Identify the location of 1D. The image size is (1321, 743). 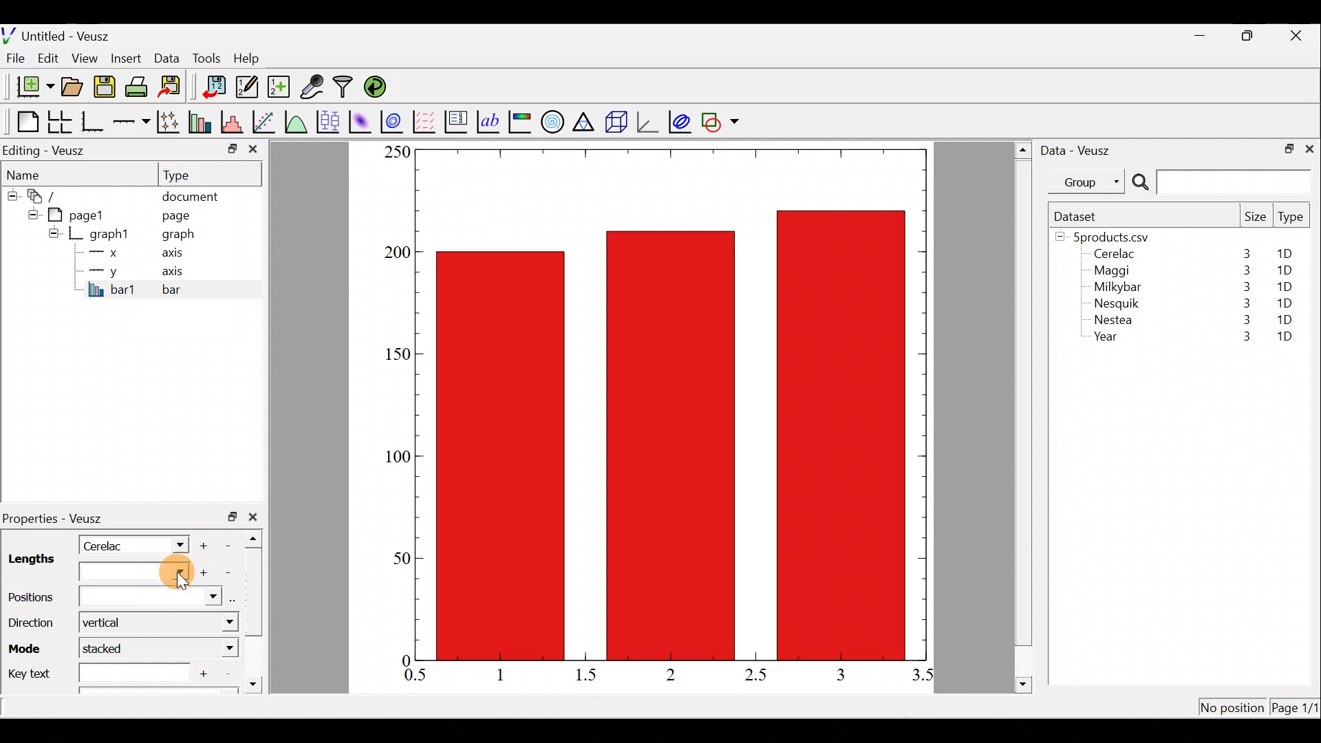
(1285, 338).